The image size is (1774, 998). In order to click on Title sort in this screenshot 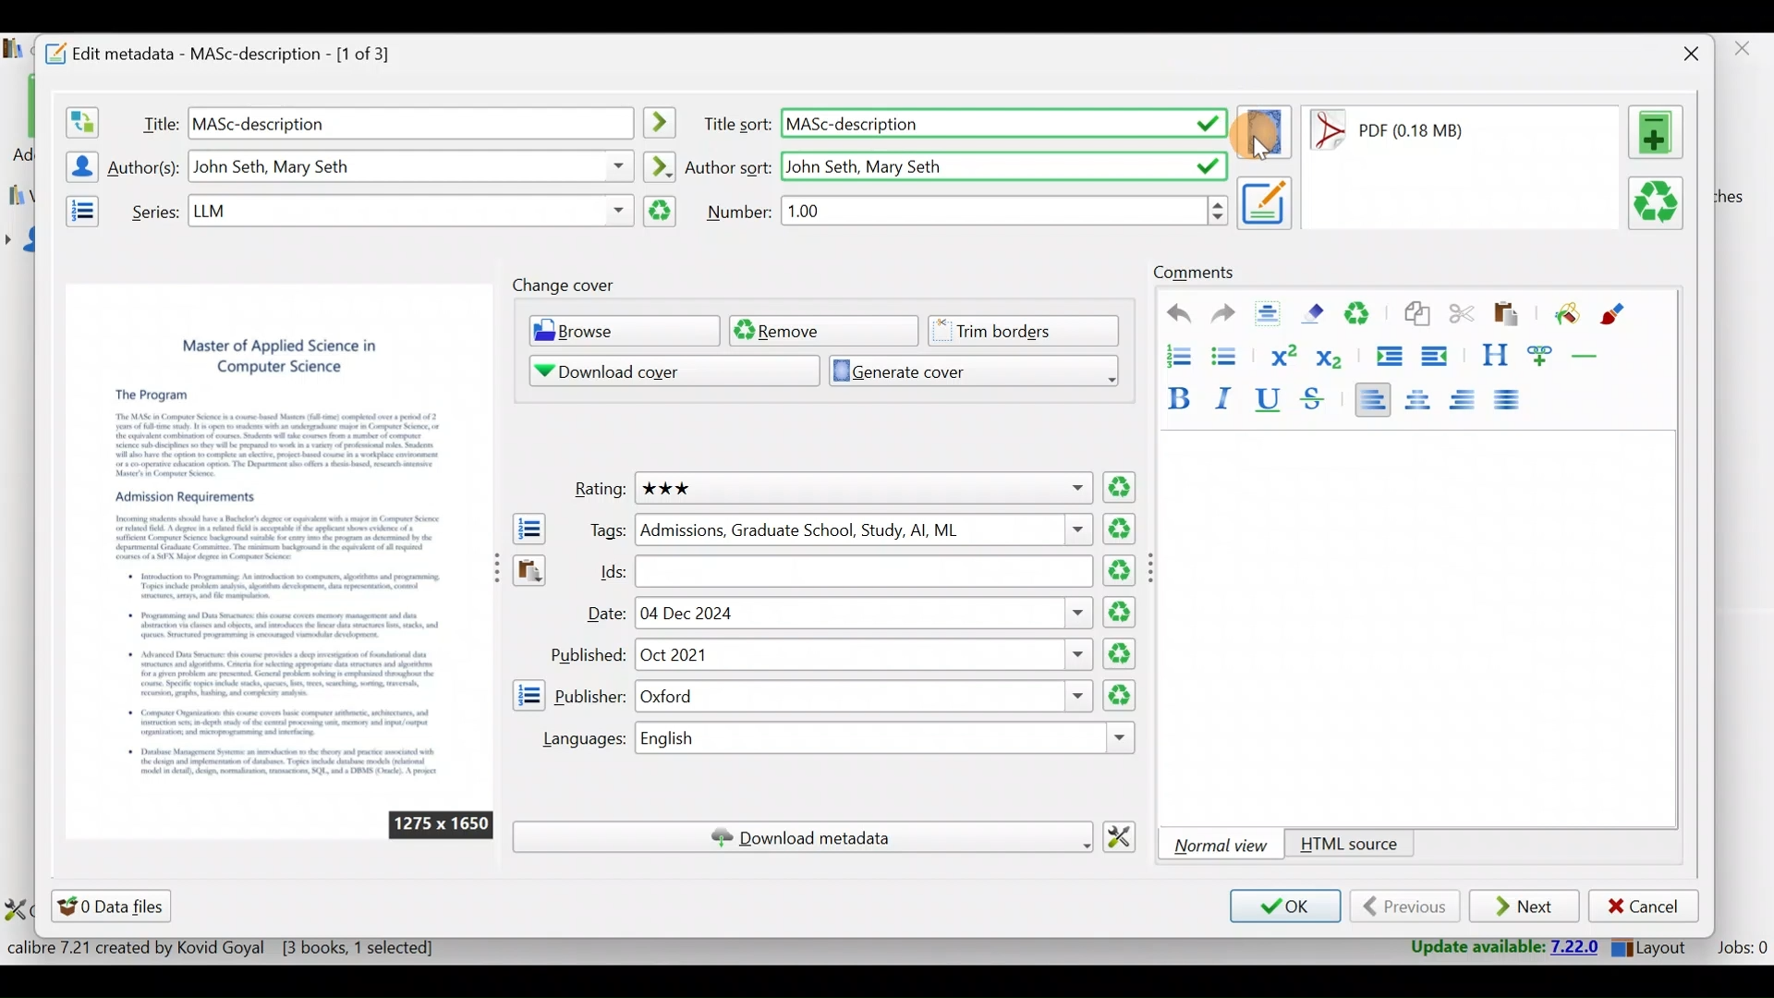, I will do `click(735, 125)`.